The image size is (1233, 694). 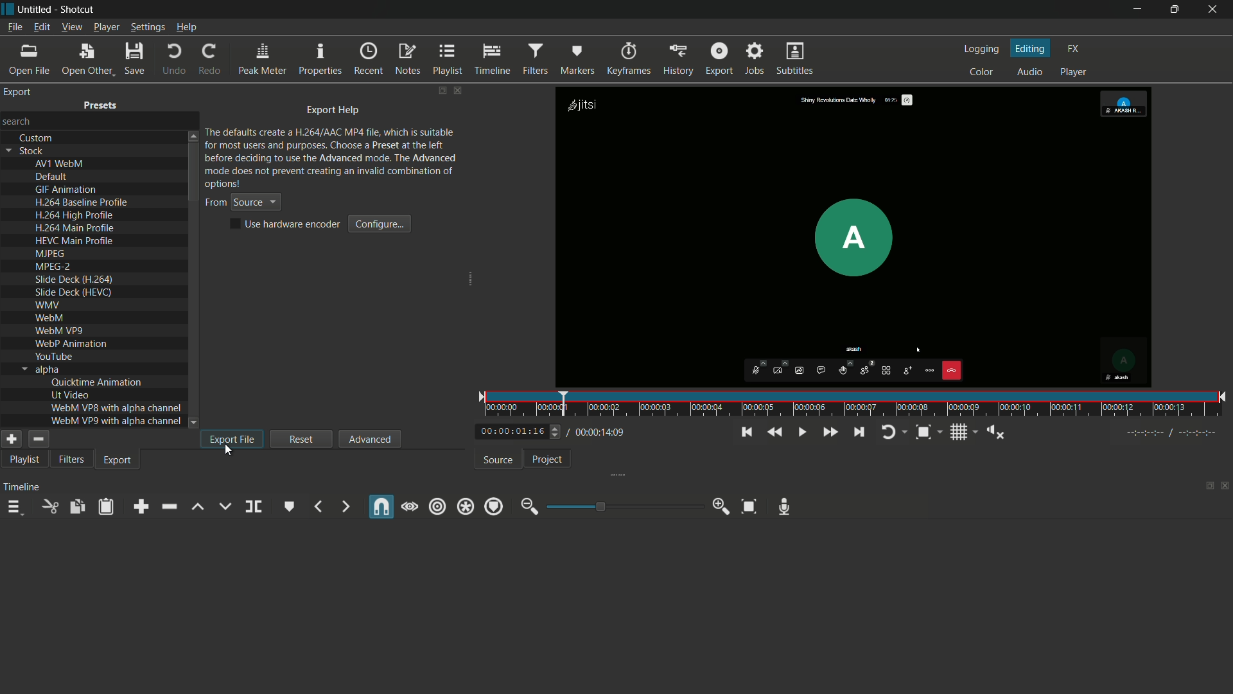 What do you see at coordinates (889, 432) in the screenshot?
I see `toggle player looping` at bounding box center [889, 432].